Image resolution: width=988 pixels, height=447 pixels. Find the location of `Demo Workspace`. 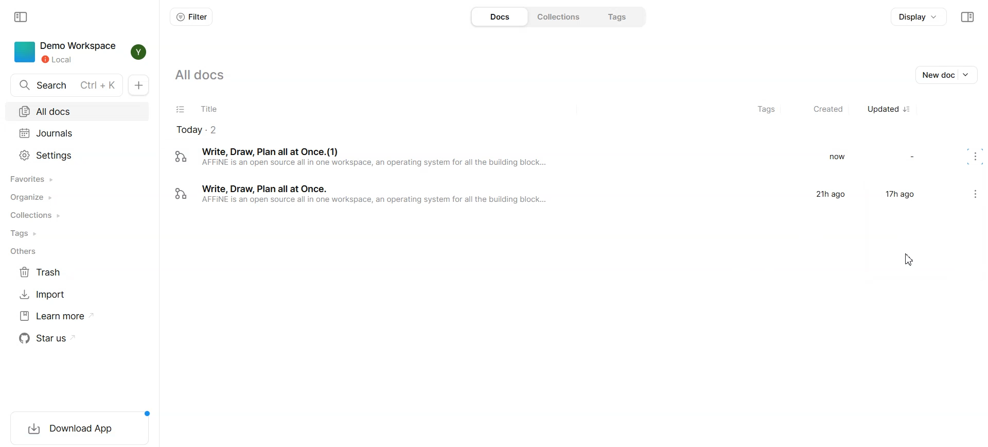

Demo Workspace is located at coordinates (66, 52).